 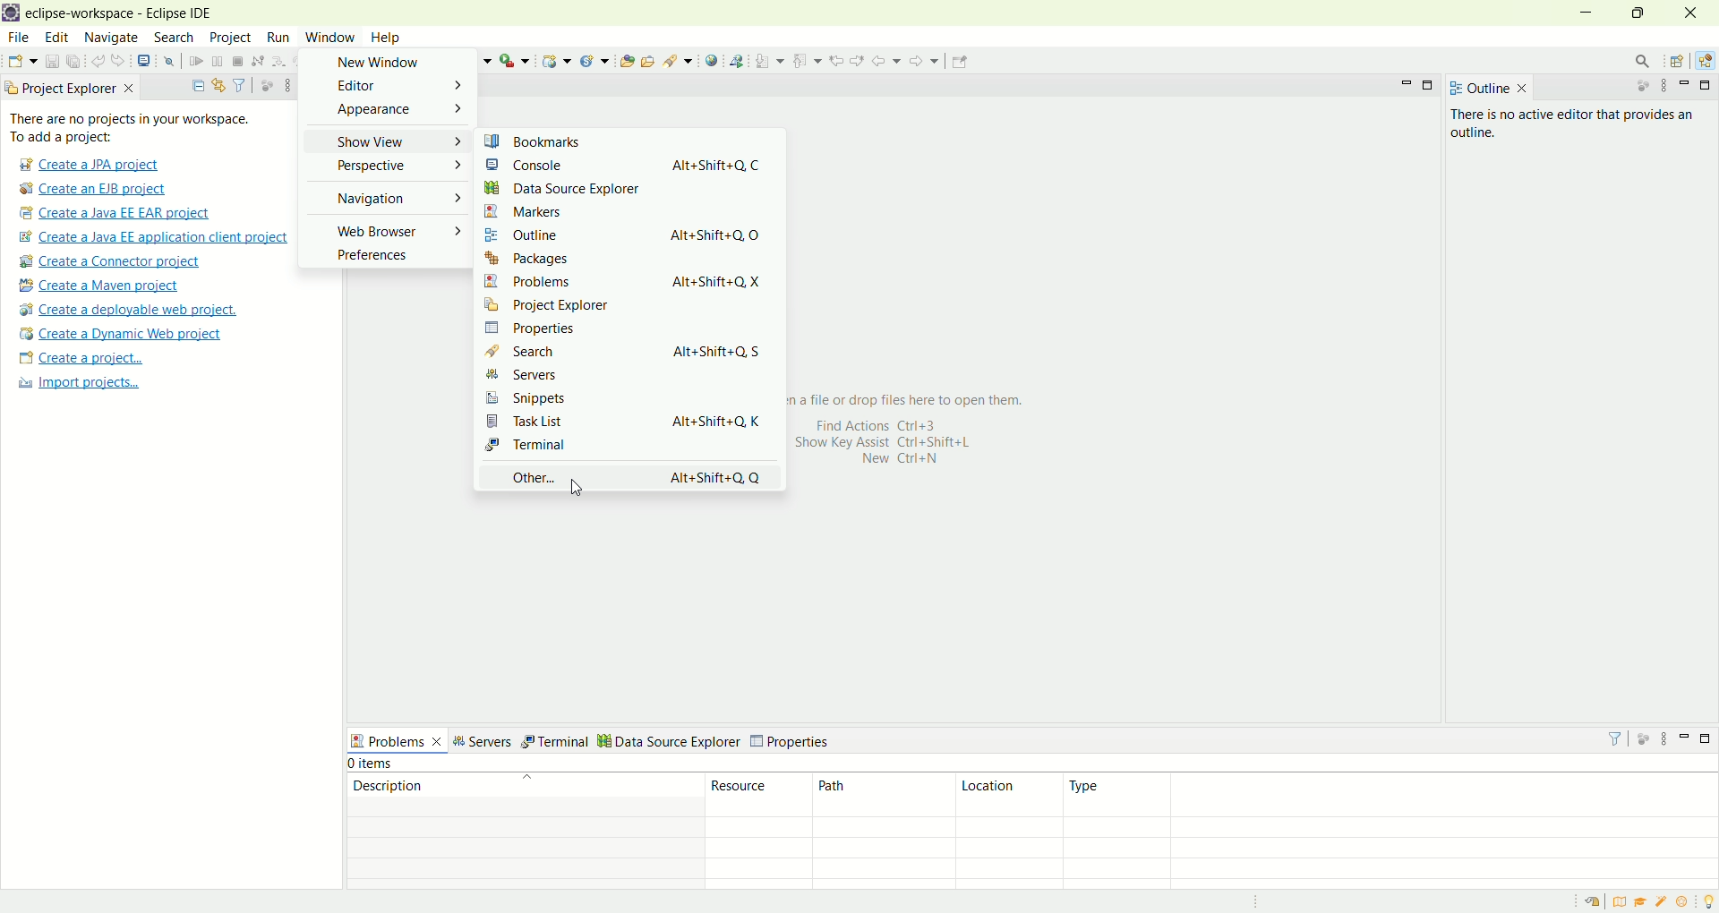 I want to click on problems, so click(x=395, y=739).